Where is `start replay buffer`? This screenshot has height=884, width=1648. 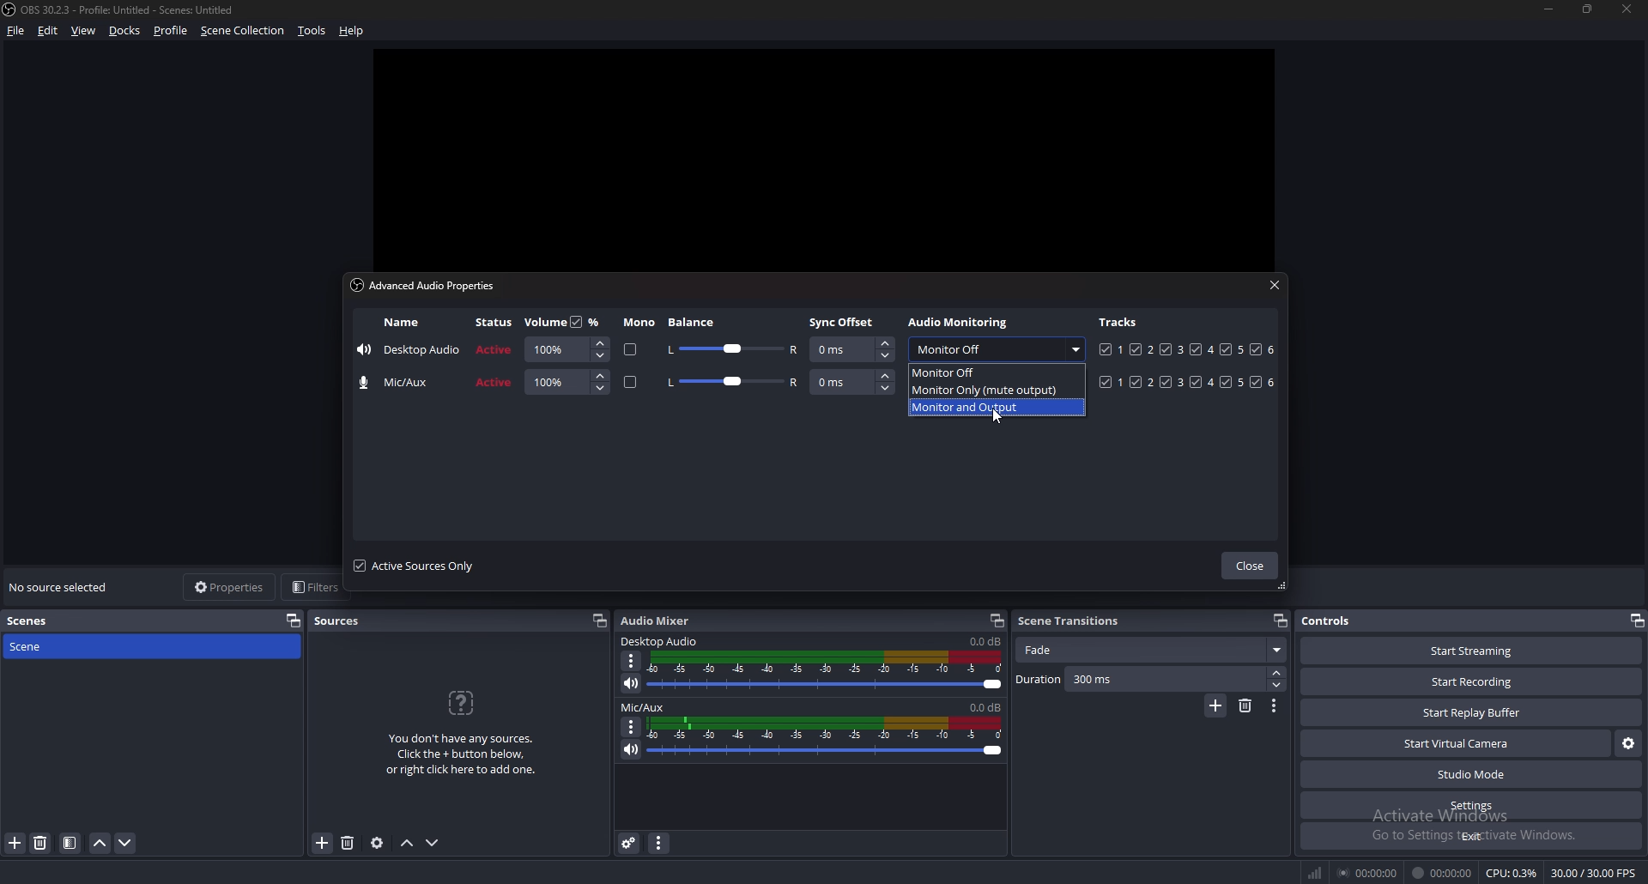 start replay buffer is located at coordinates (1472, 712).